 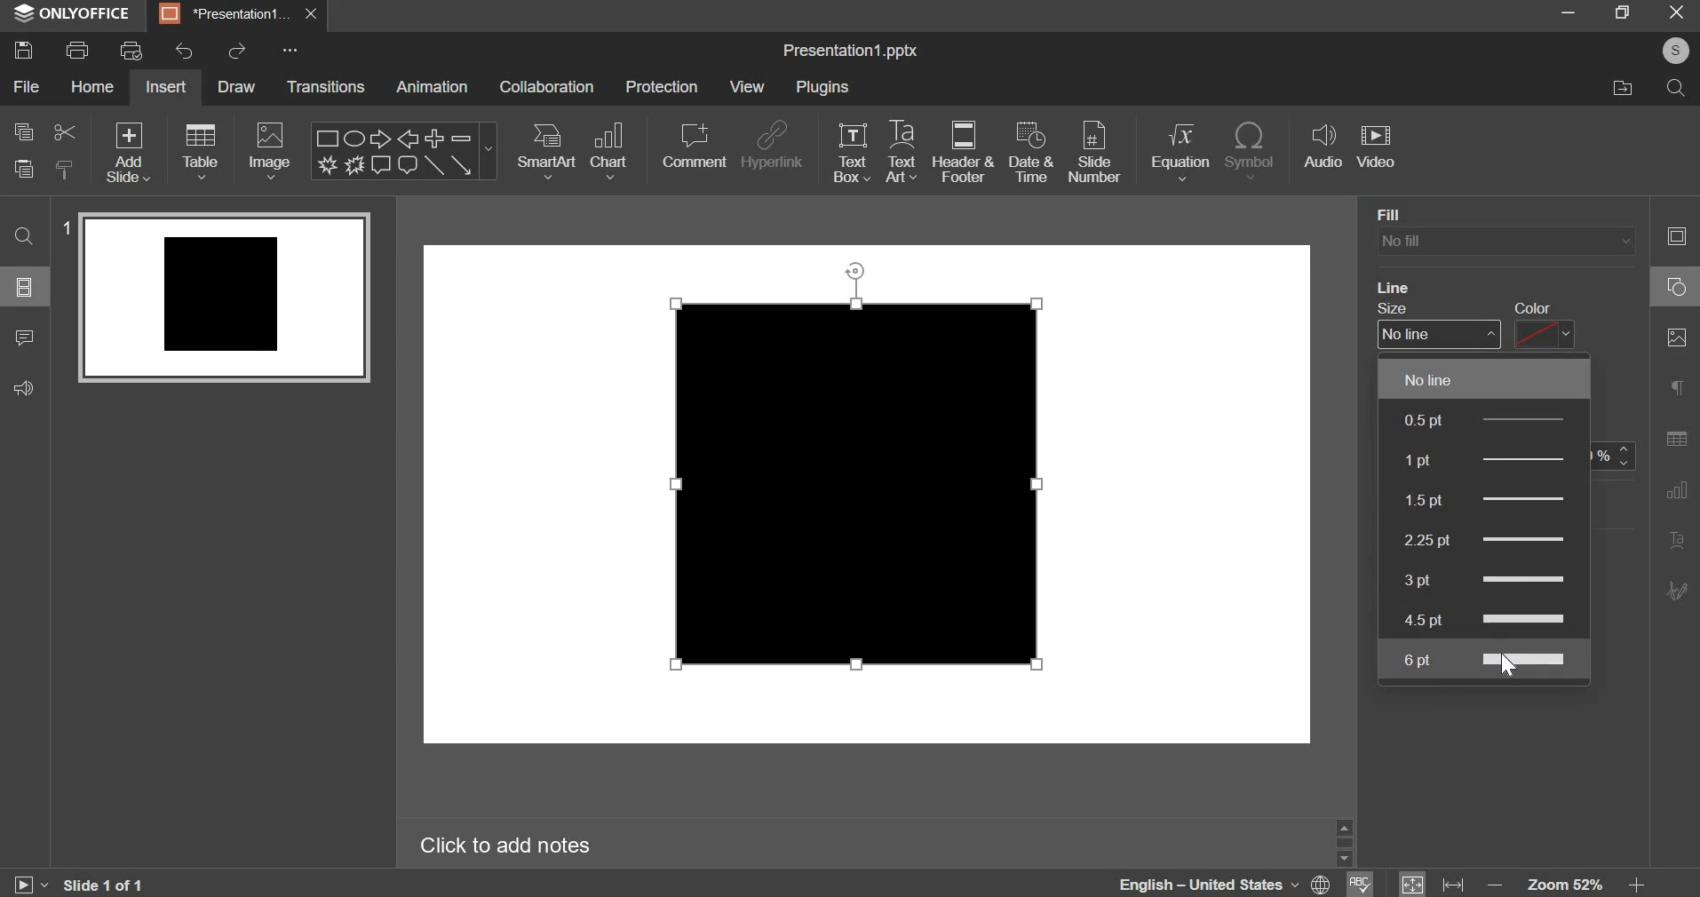 What do you see at coordinates (1674, 390) in the screenshot?
I see `Quote` at bounding box center [1674, 390].